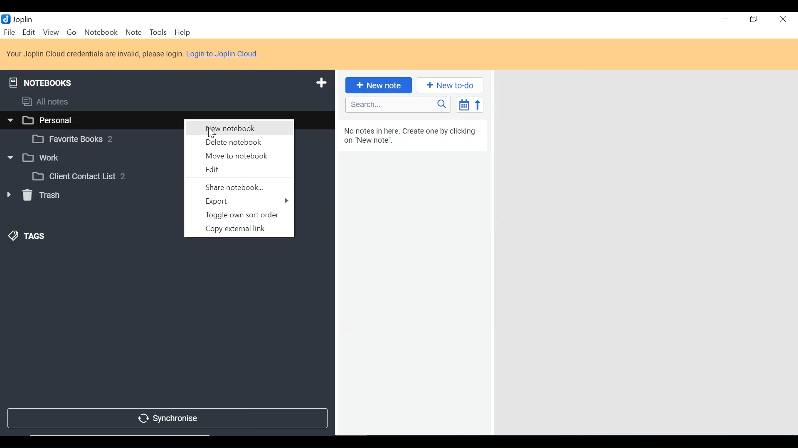  Describe the element at coordinates (101, 138) in the screenshot. I see `Notebook` at that location.